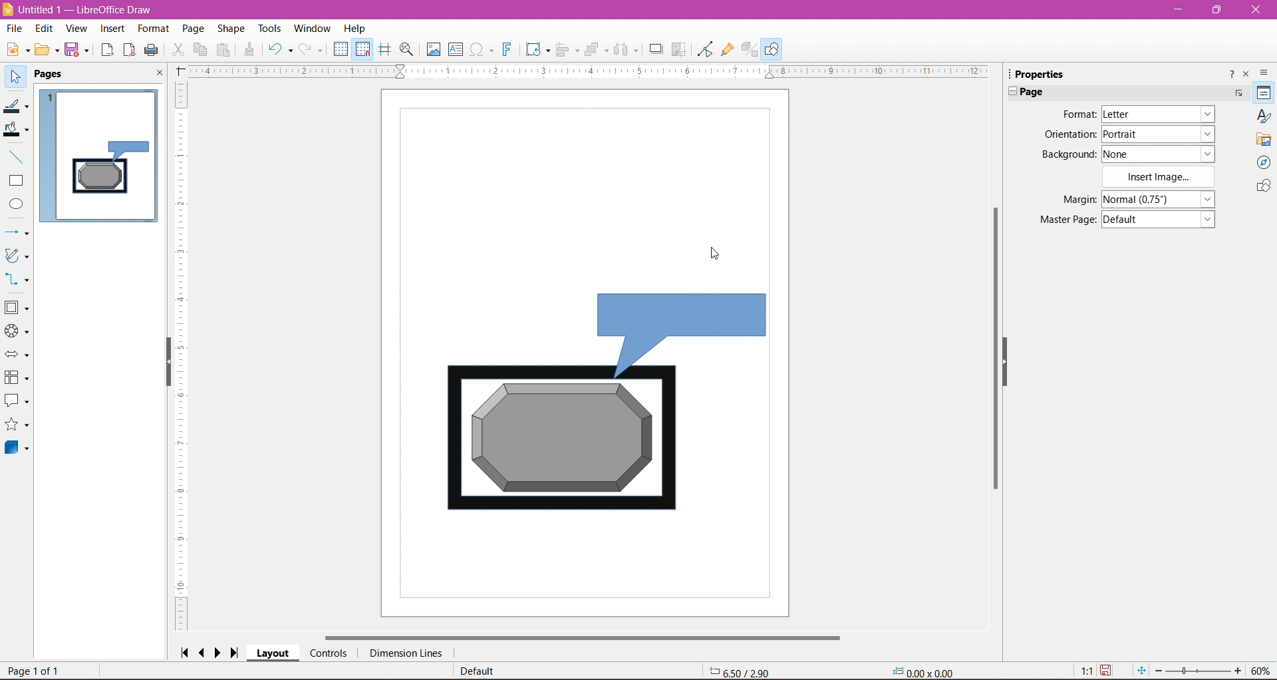 Image resolution: width=1277 pixels, height=680 pixels. Describe the element at coordinates (355, 28) in the screenshot. I see `Help` at that location.